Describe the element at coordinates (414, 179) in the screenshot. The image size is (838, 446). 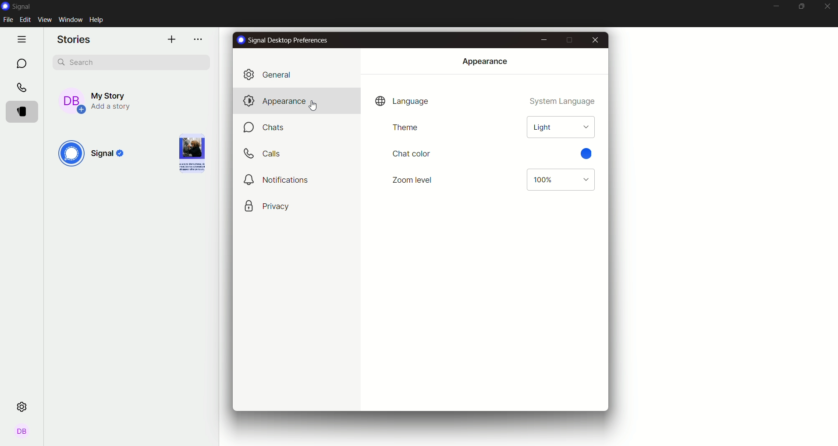
I see `zoom level` at that location.